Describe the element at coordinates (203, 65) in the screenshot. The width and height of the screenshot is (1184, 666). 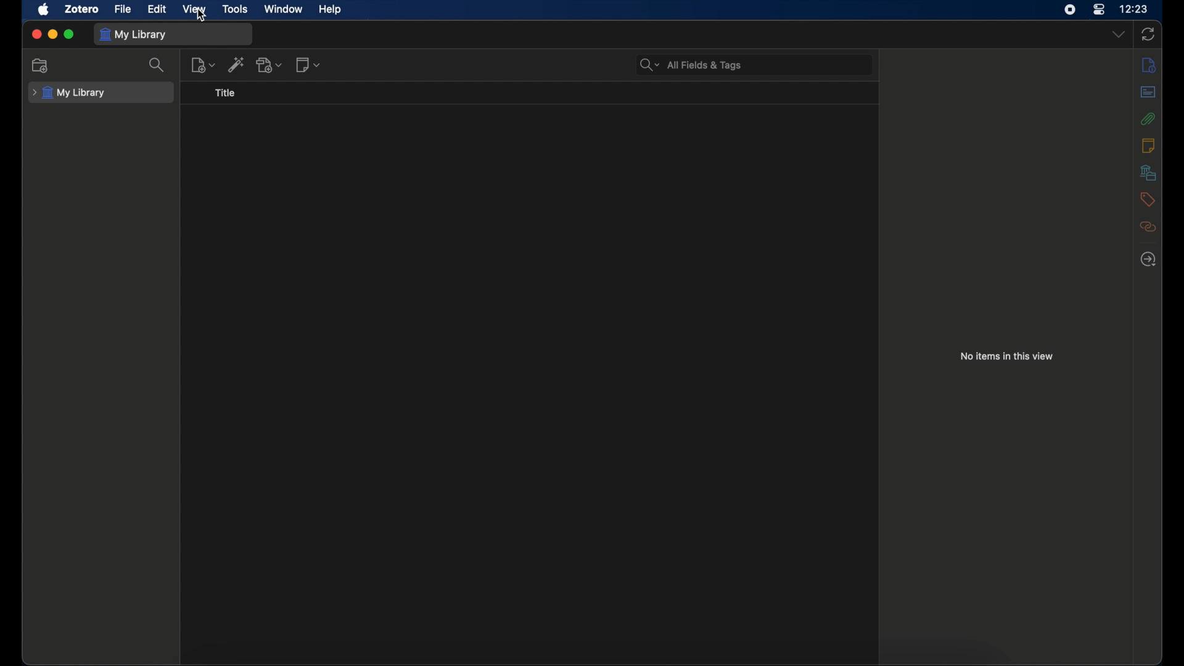
I see `new item` at that location.